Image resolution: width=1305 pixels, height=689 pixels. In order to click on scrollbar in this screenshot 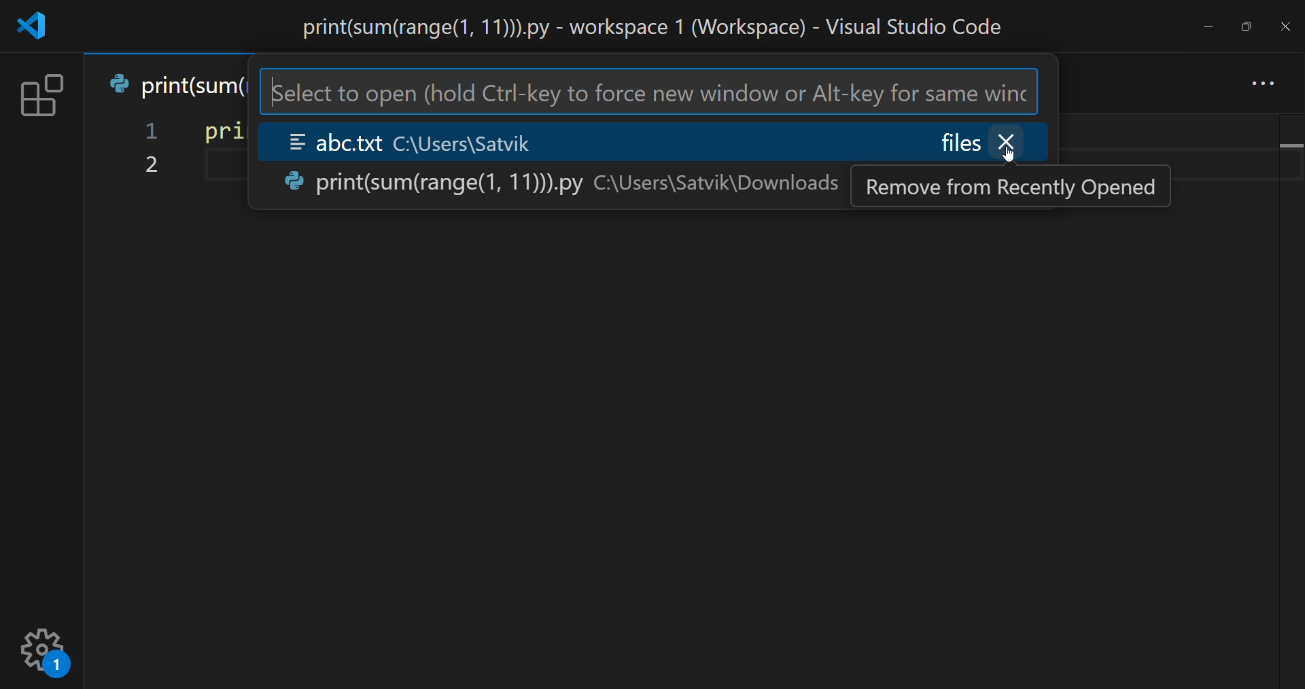, I will do `click(1287, 389)`.